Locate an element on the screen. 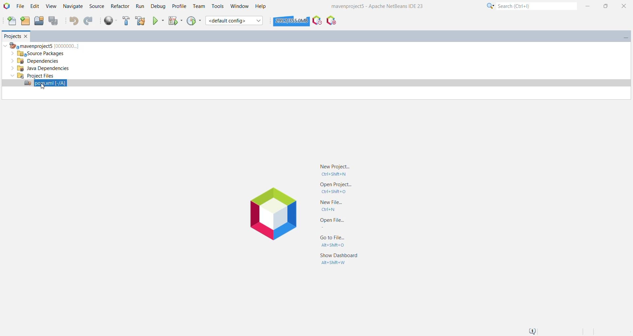 The width and height of the screenshot is (633, 336). open project... is located at coordinates (337, 188).